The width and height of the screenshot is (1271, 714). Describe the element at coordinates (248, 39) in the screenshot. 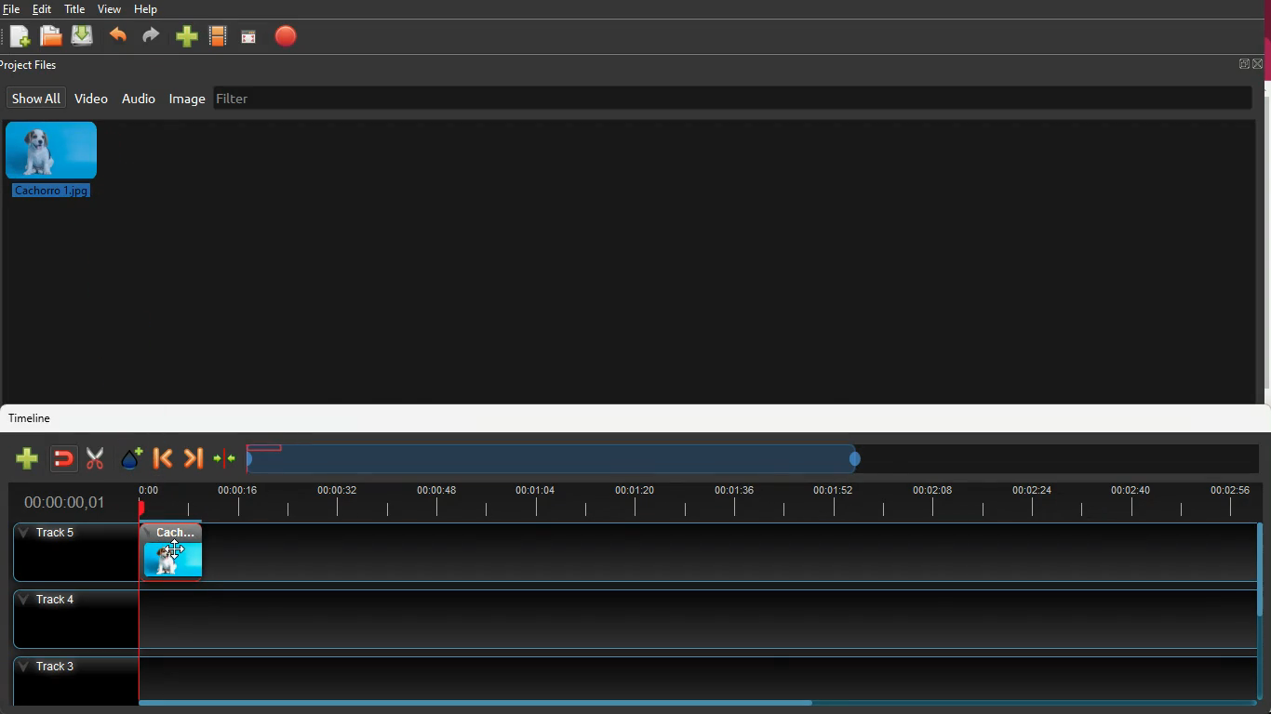

I see `screen` at that location.